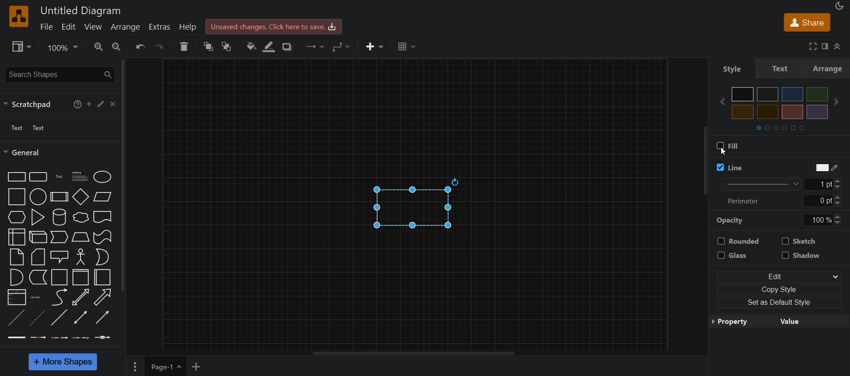  Describe the element at coordinates (839, 204) in the screenshot. I see `decrease perimeter` at that location.